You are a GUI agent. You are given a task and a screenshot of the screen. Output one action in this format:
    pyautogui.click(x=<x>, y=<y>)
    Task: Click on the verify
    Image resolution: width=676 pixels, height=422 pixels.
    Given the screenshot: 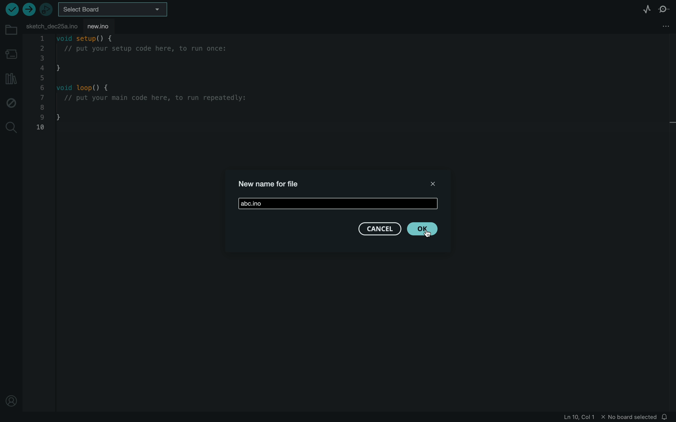 What is the action you would take?
    pyautogui.click(x=11, y=10)
    